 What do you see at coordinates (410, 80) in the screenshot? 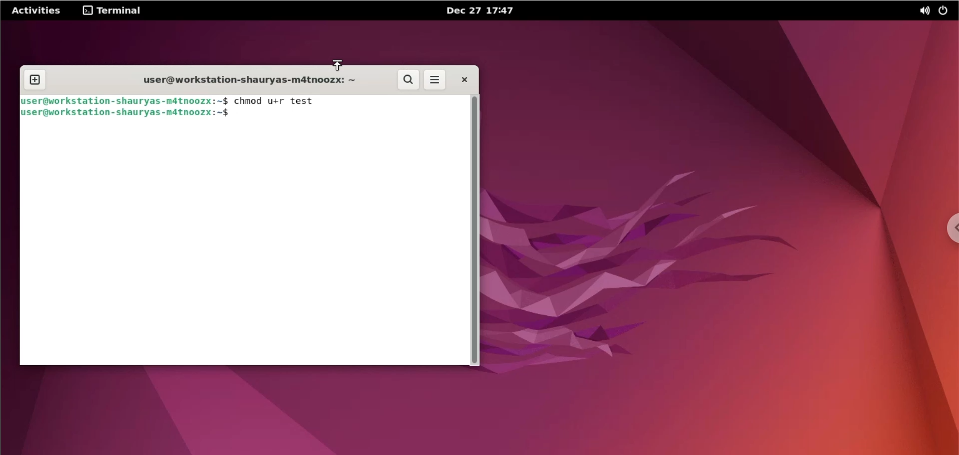
I see `search button` at bounding box center [410, 80].